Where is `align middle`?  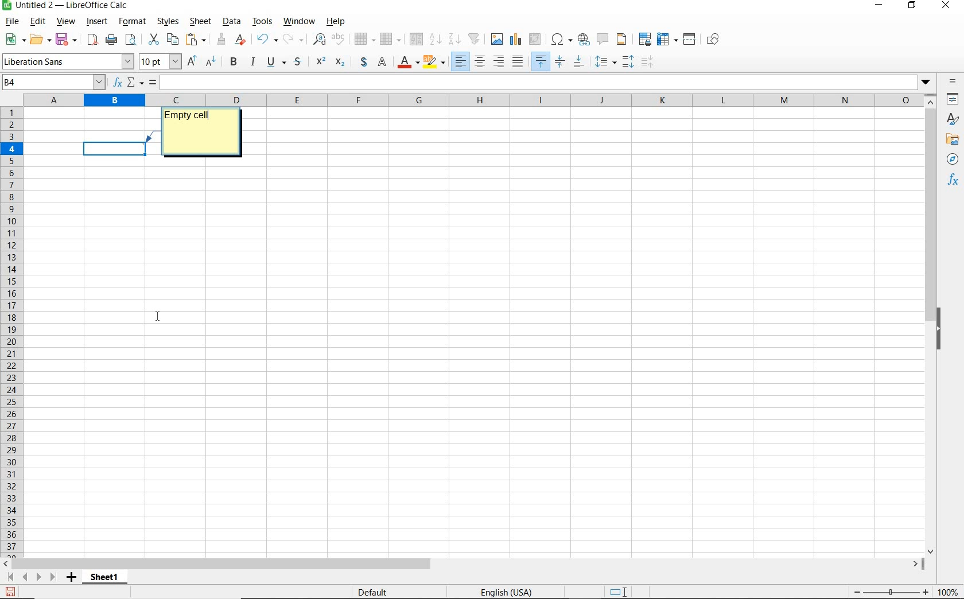
align middle is located at coordinates (518, 62).